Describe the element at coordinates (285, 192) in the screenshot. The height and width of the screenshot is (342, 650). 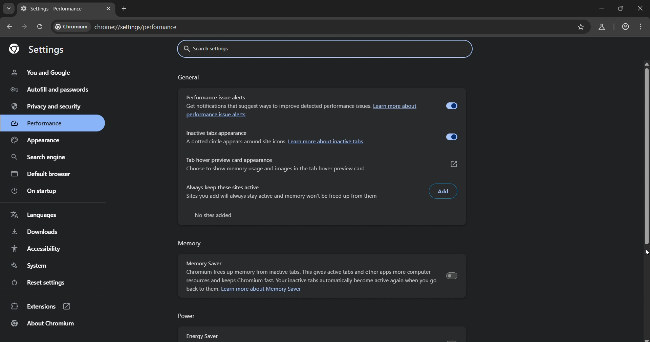
I see `Always keep these sites active
Sites you add will always stay active and memory won't be freed up from them` at that location.